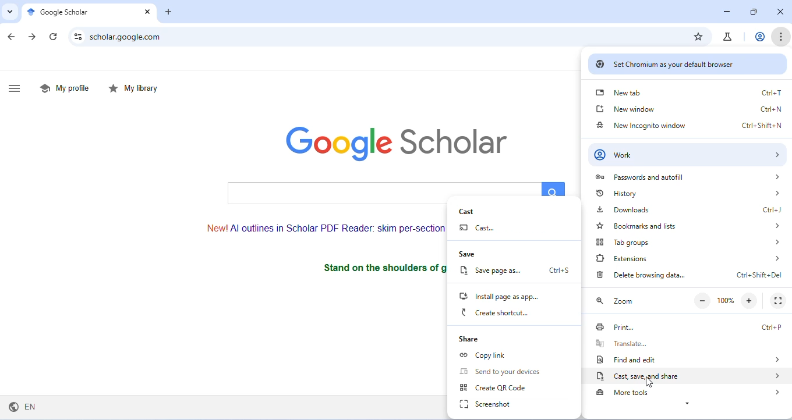  What do you see at coordinates (699, 301) in the screenshot?
I see `zoom out` at bounding box center [699, 301].